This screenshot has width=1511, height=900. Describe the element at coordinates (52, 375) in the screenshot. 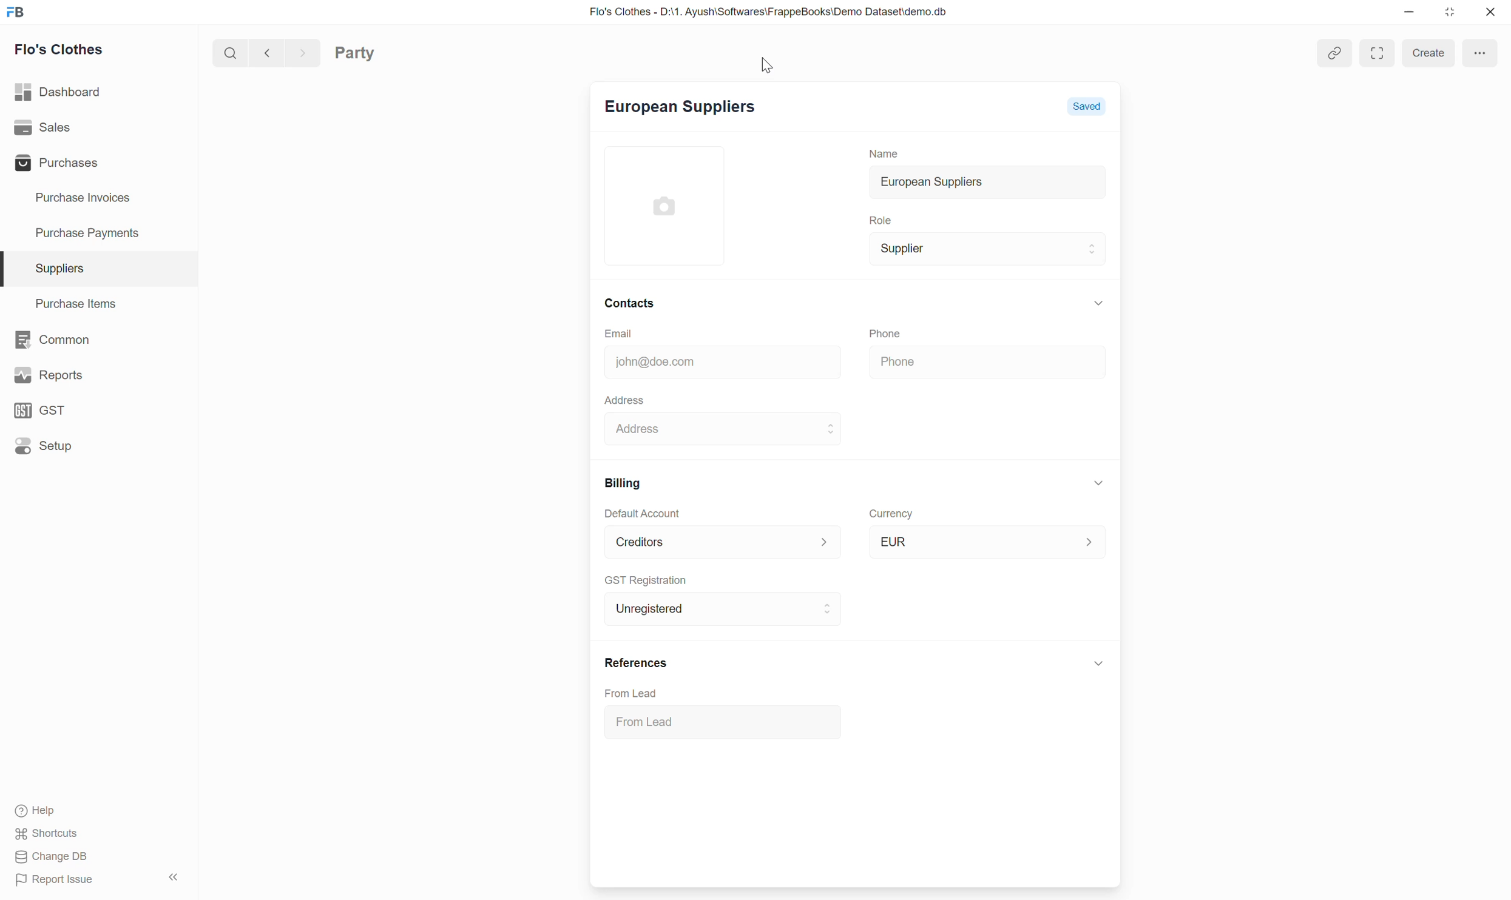

I see `reports` at that location.